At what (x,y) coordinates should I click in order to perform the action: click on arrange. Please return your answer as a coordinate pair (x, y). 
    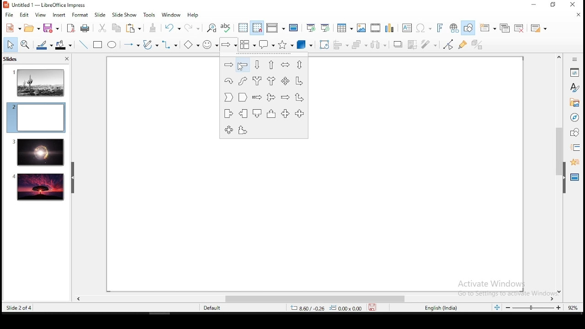
    Looking at the image, I should click on (361, 45).